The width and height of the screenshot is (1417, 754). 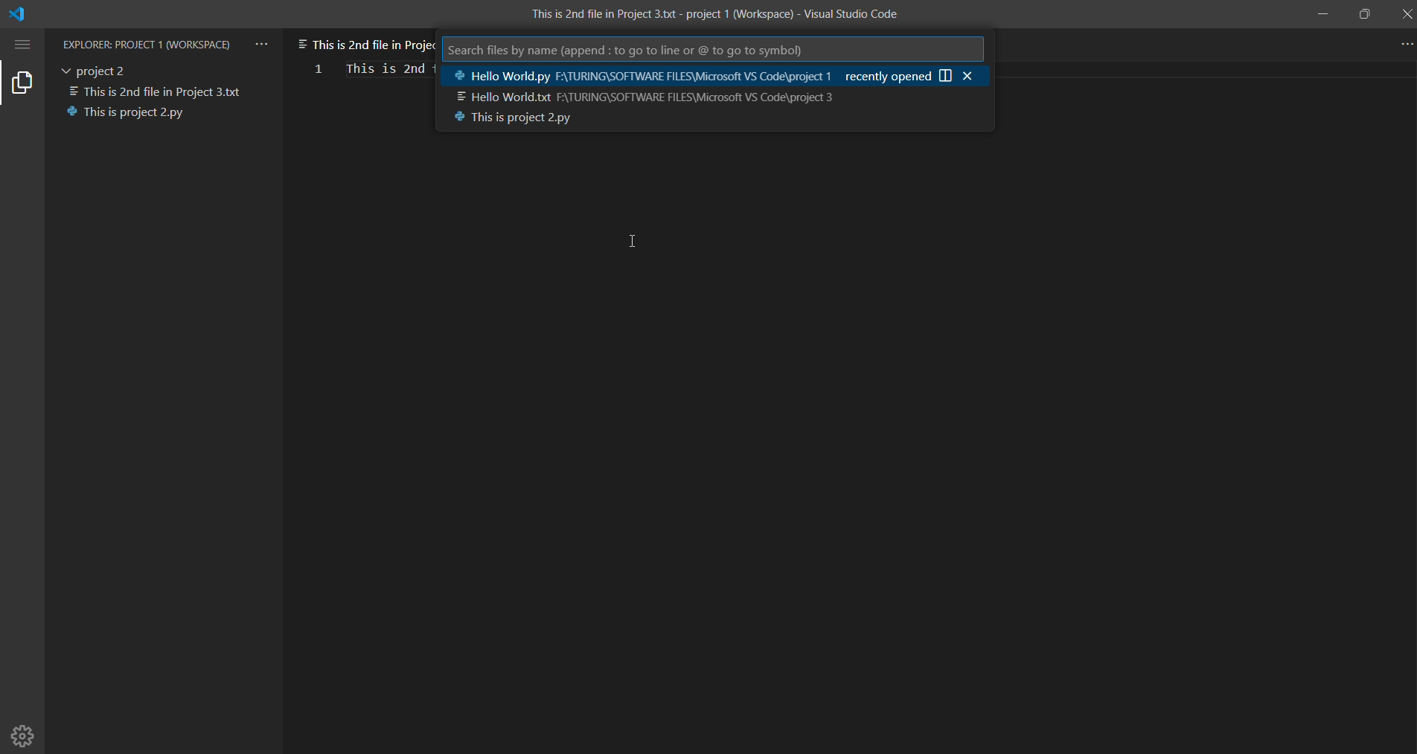 I want to click on minimize, so click(x=1321, y=15).